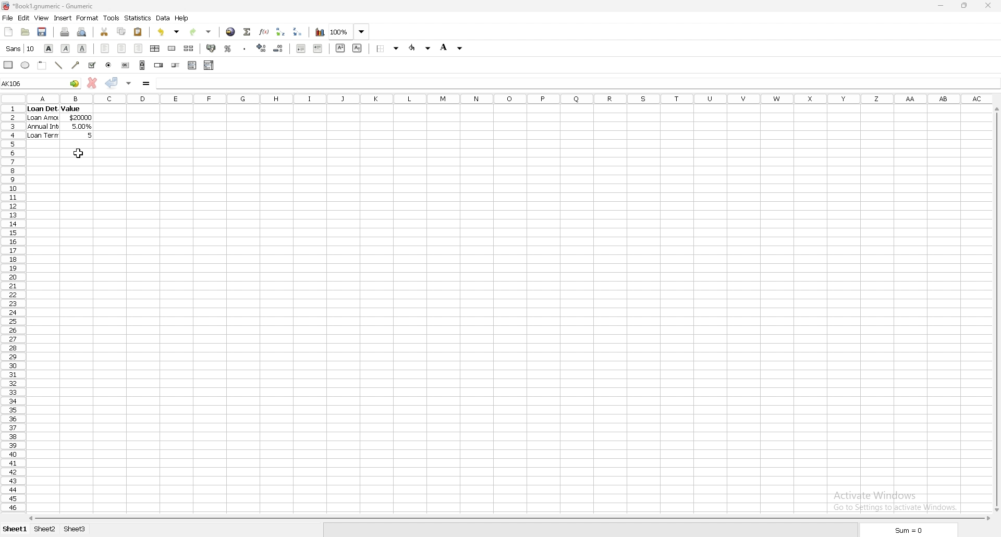 This screenshot has width=1001, height=537. What do you see at coordinates (21, 48) in the screenshot?
I see `font` at bounding box center [21, 48].